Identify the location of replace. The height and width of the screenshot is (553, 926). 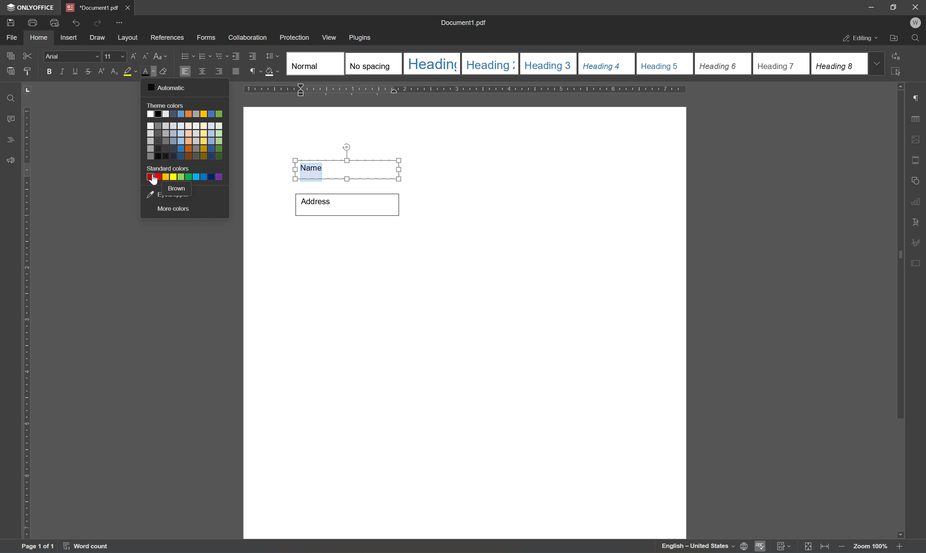
(899, 56).